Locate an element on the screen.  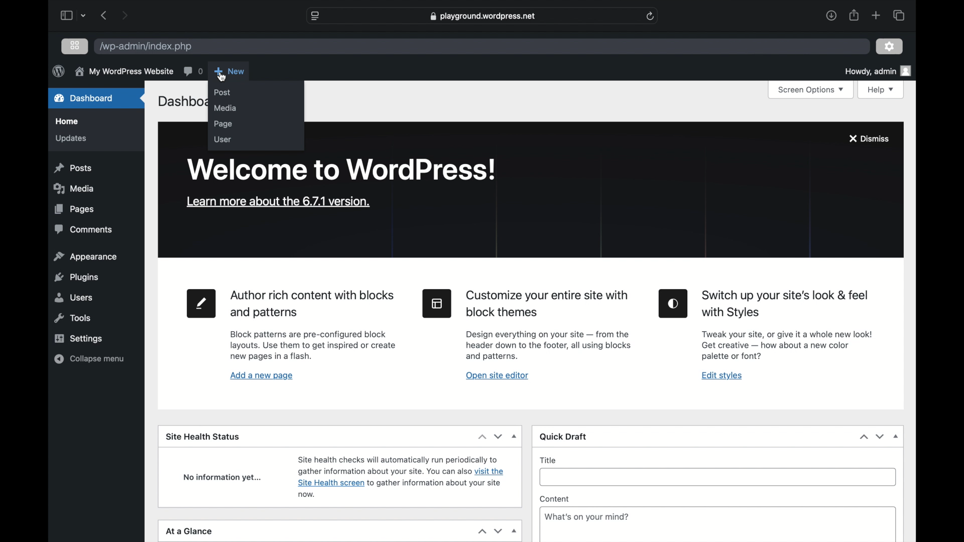
comments is located at coordinates (82, 230).